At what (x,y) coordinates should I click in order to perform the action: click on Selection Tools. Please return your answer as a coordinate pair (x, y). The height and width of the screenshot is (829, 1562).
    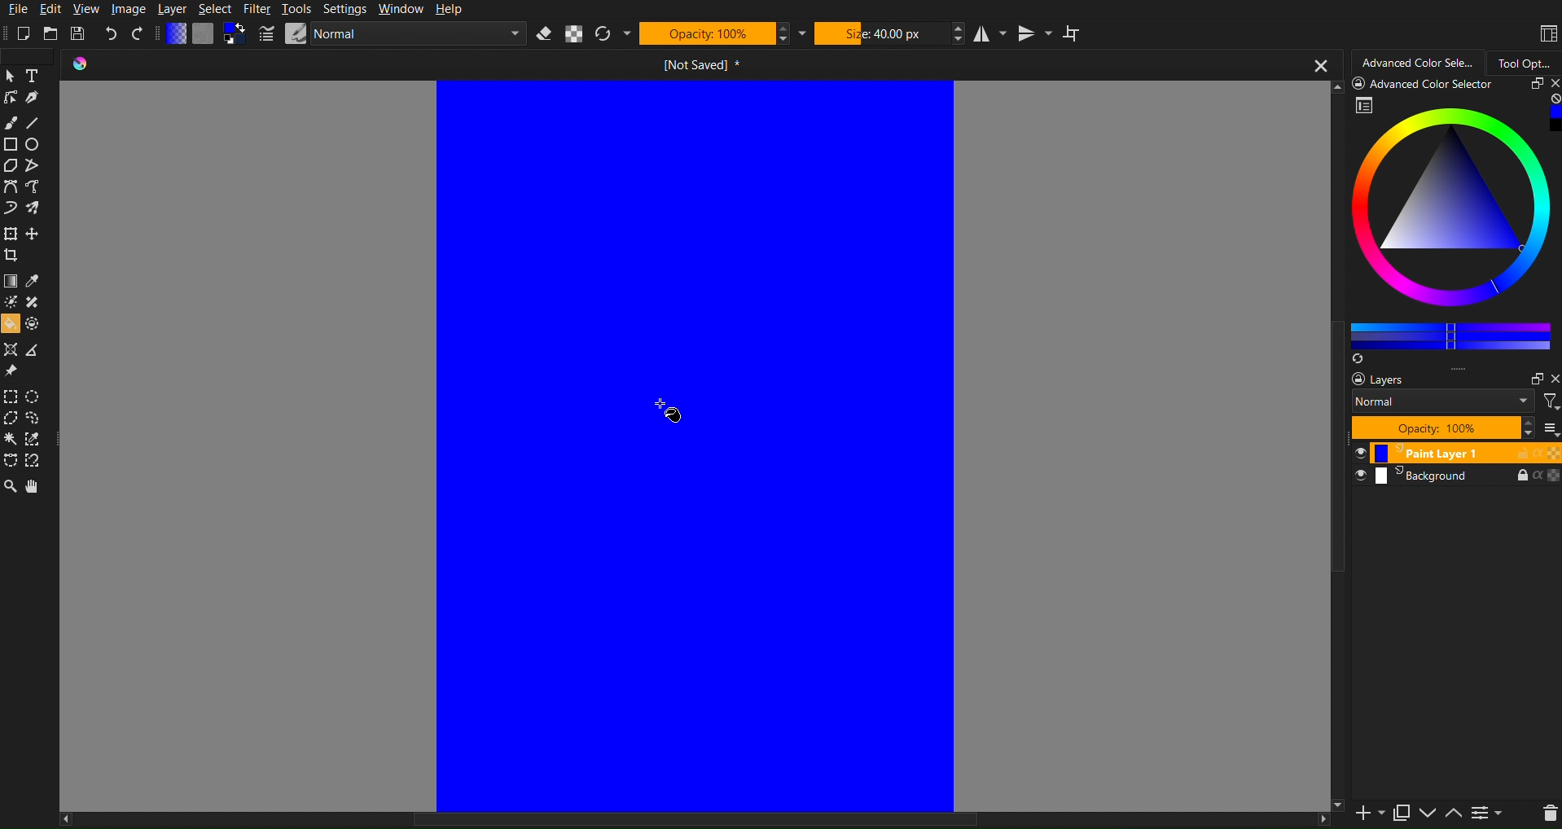
    Looking at the image, I should click on (28, 431).